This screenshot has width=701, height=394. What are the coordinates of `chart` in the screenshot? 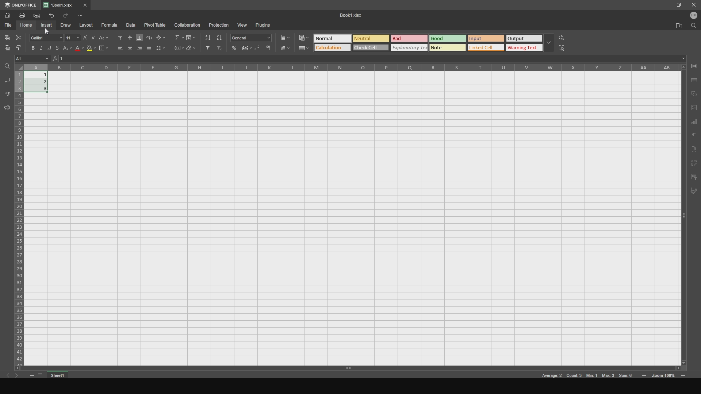 It's located at (694, 123).